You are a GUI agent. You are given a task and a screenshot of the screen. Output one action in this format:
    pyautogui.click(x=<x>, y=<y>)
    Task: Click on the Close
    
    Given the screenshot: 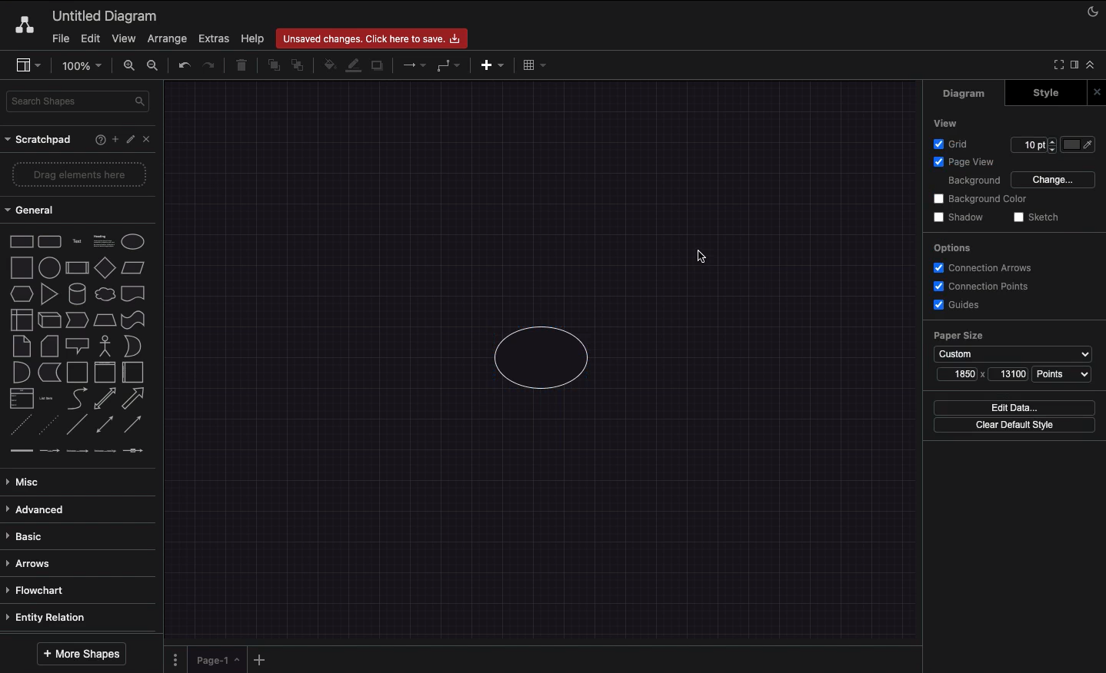 What is the action you would take?
    pyautogui.click(x=151, y=138)
    